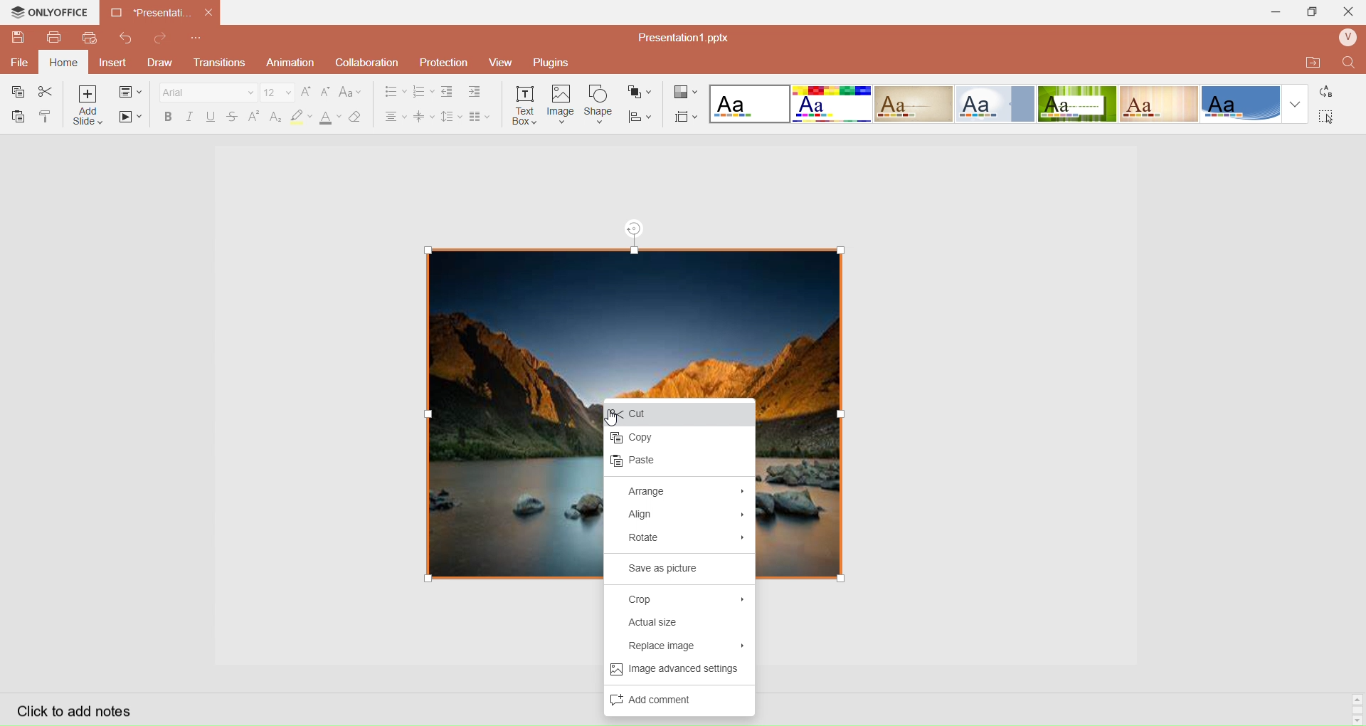 The width and height of the screenshot is (1366, 726). What do you see at coordinates (88, 107) in the screenshot?
I see `Add Slice` at bounding box center [88, 107].